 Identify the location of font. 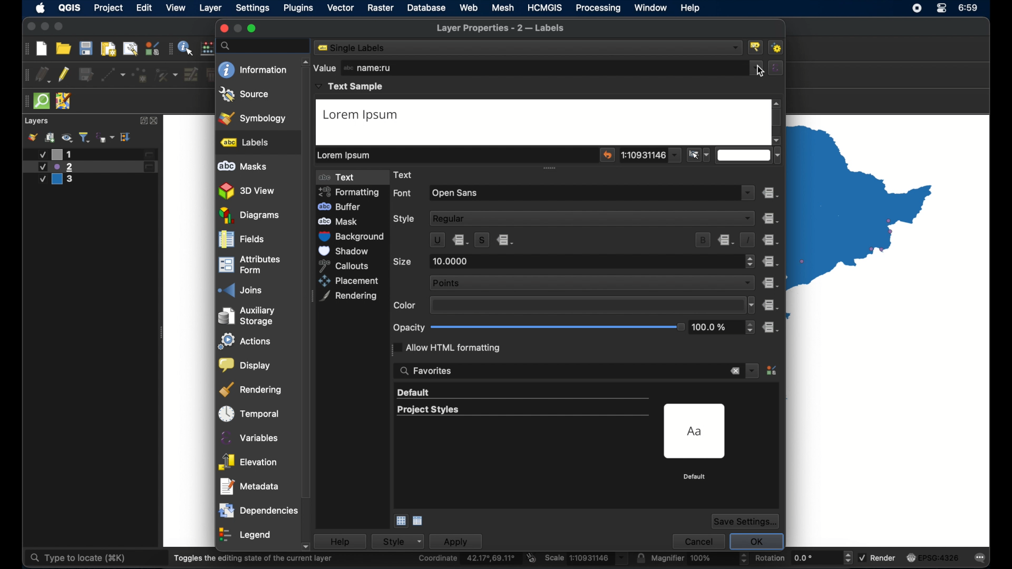
(403, 194).